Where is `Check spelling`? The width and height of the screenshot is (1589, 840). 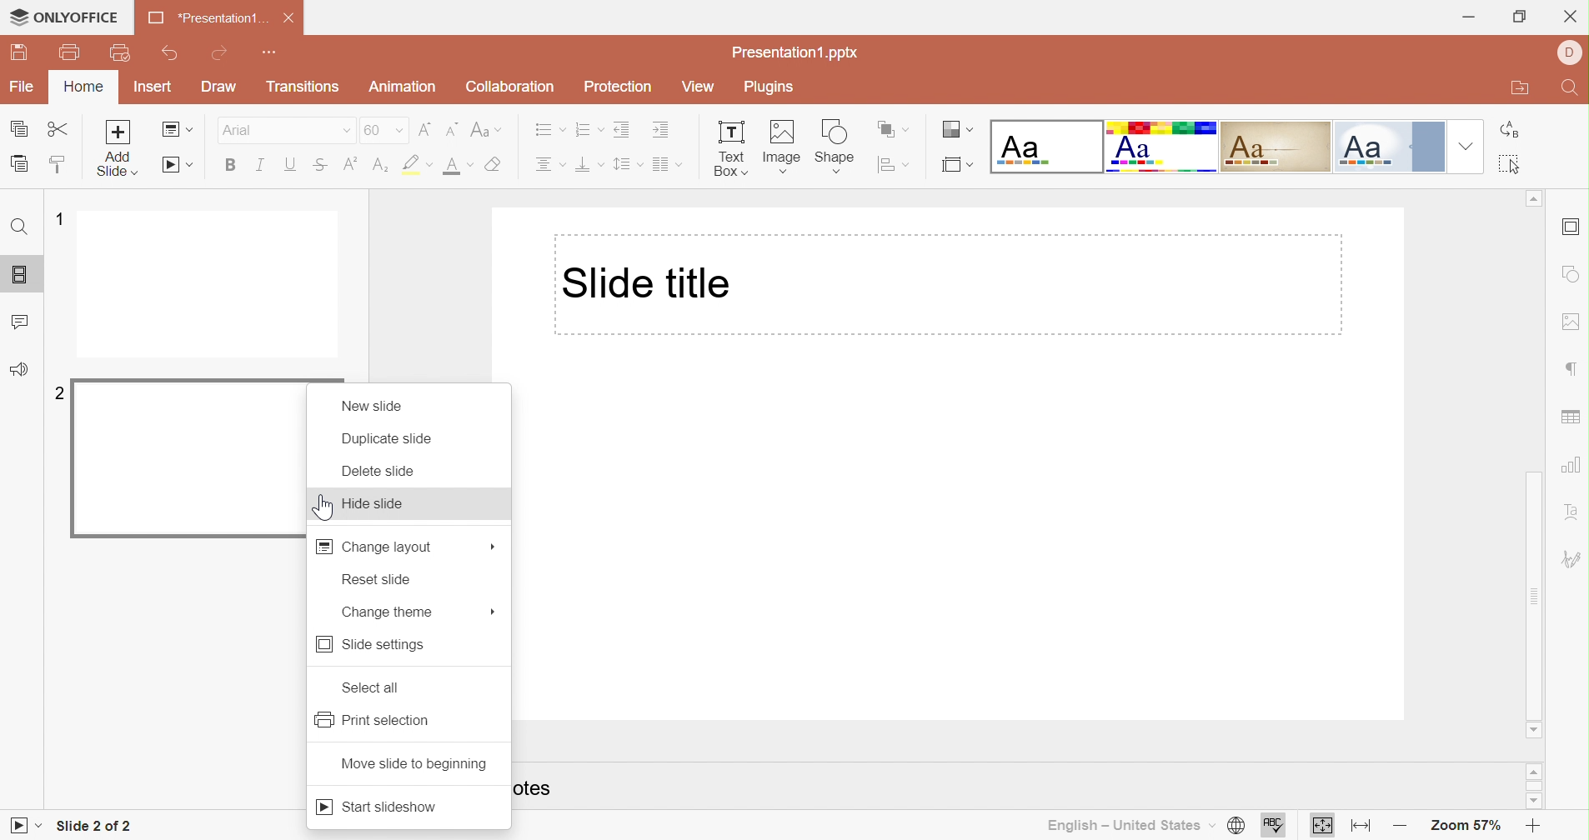
Check spelling is located at coordinates (1273, 826).